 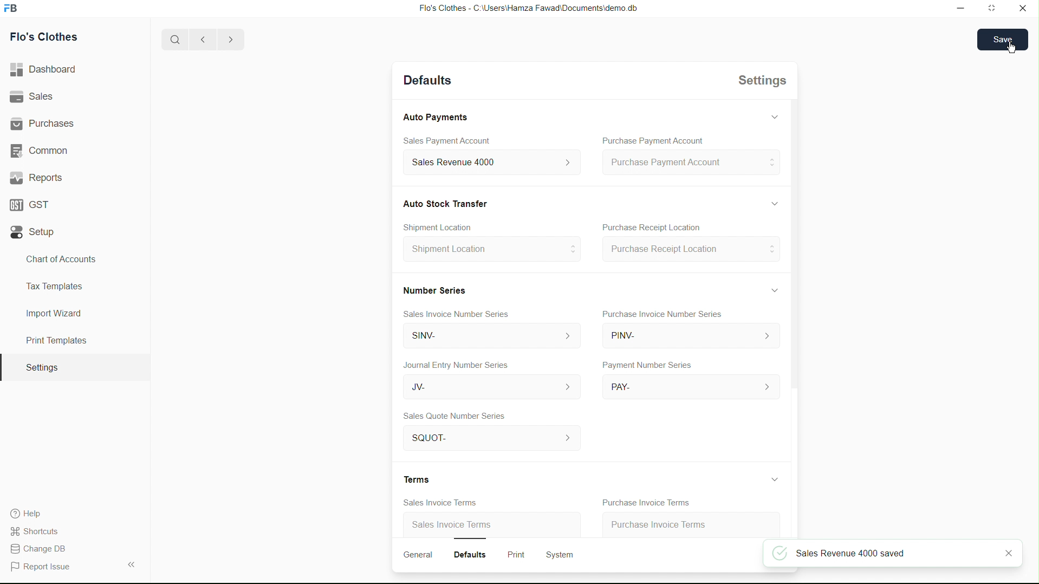 What do you see at coordinates (691, 385) in the screenshot?
I see `PAY-` at bounding box center [691, 385].